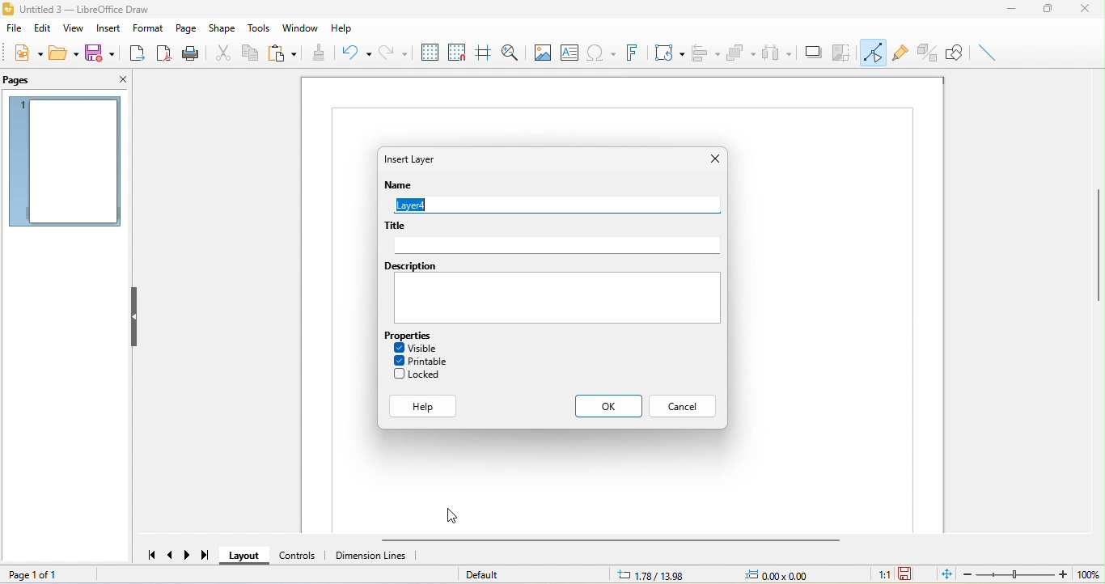 This screenshot has width=1105, height=584. Describe the element at coordinates (812, 53) in the screenshot. I see `shadow` at that location.